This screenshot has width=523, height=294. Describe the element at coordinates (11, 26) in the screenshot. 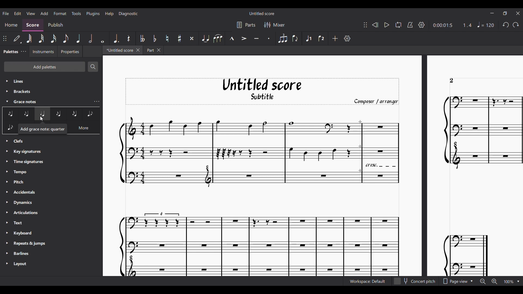

I see `Home section` at that location.